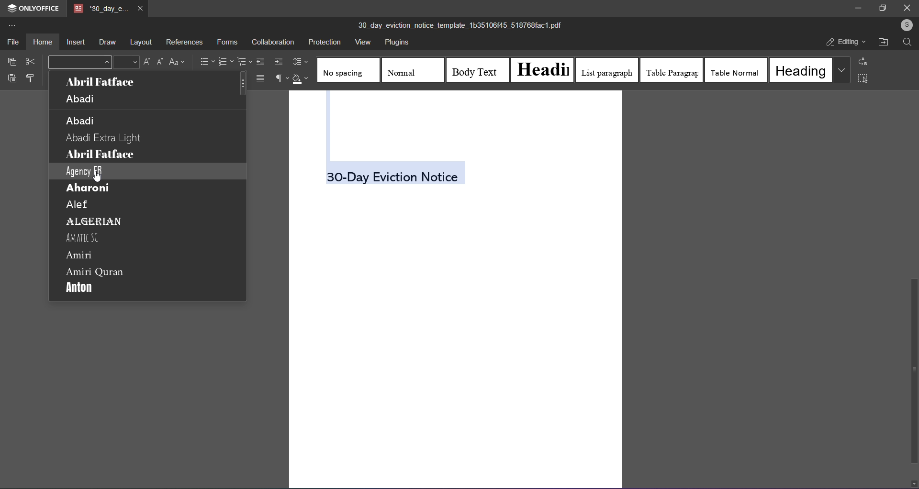  What do you see at coordinates (30, 61) in the screenshot?
I see `cut` at bounding box center [30, 61].